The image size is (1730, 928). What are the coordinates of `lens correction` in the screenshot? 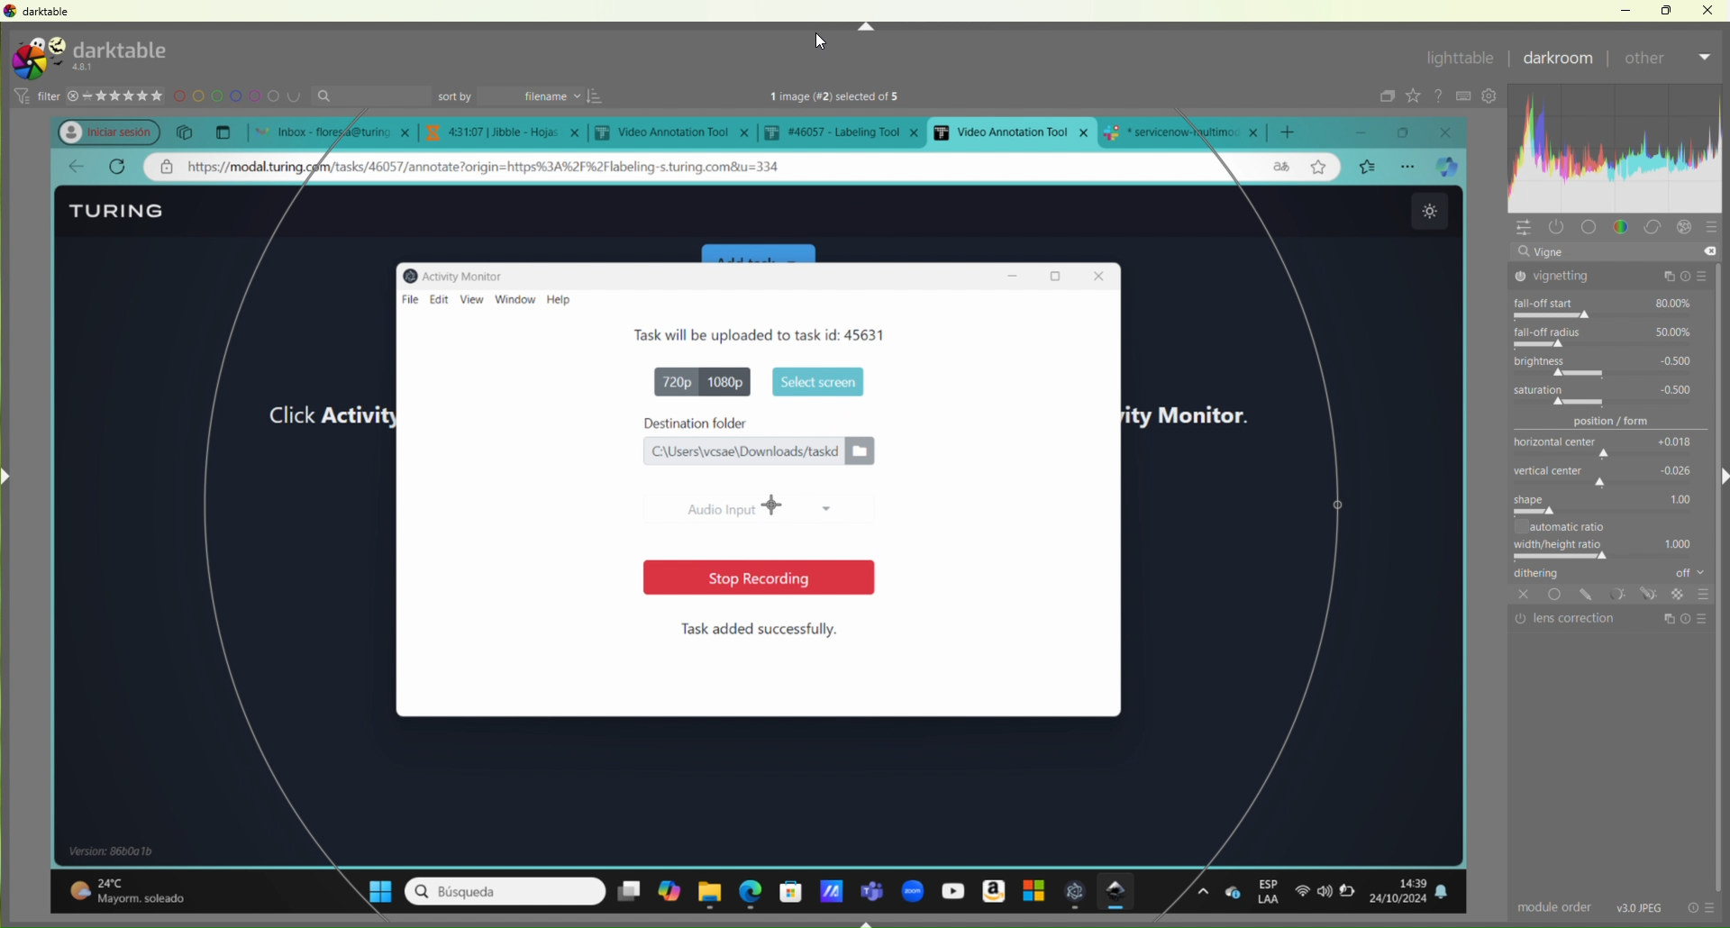 It's located at (1611, 618).